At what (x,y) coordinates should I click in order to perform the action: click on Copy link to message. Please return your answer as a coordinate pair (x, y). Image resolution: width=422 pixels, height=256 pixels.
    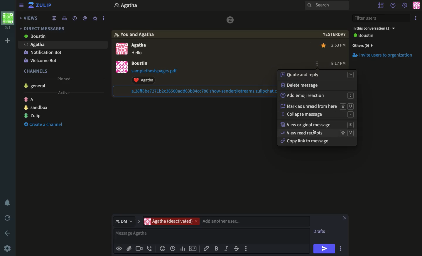
    Looking at the image, I should click on (303, 141).